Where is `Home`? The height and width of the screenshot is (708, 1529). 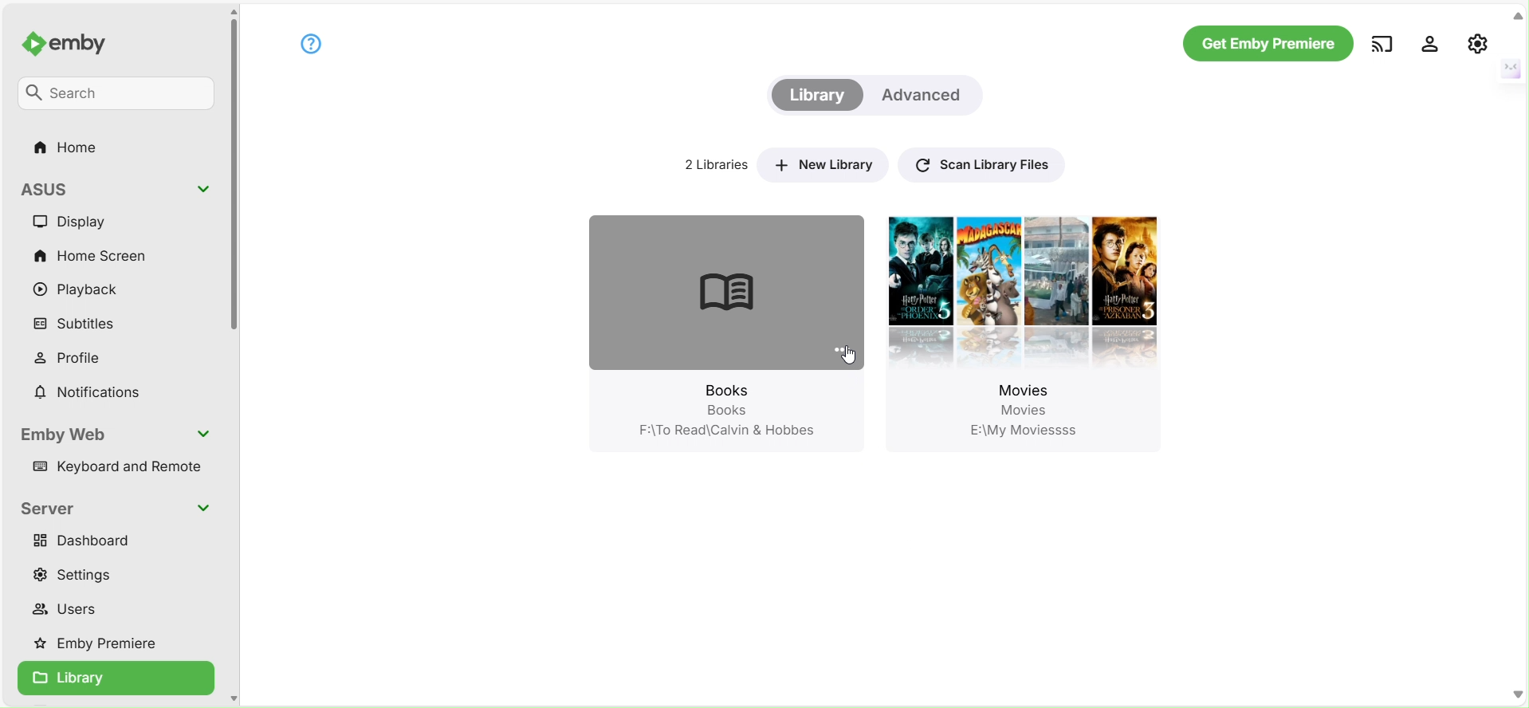
Home is located at coordinates (69, 148).